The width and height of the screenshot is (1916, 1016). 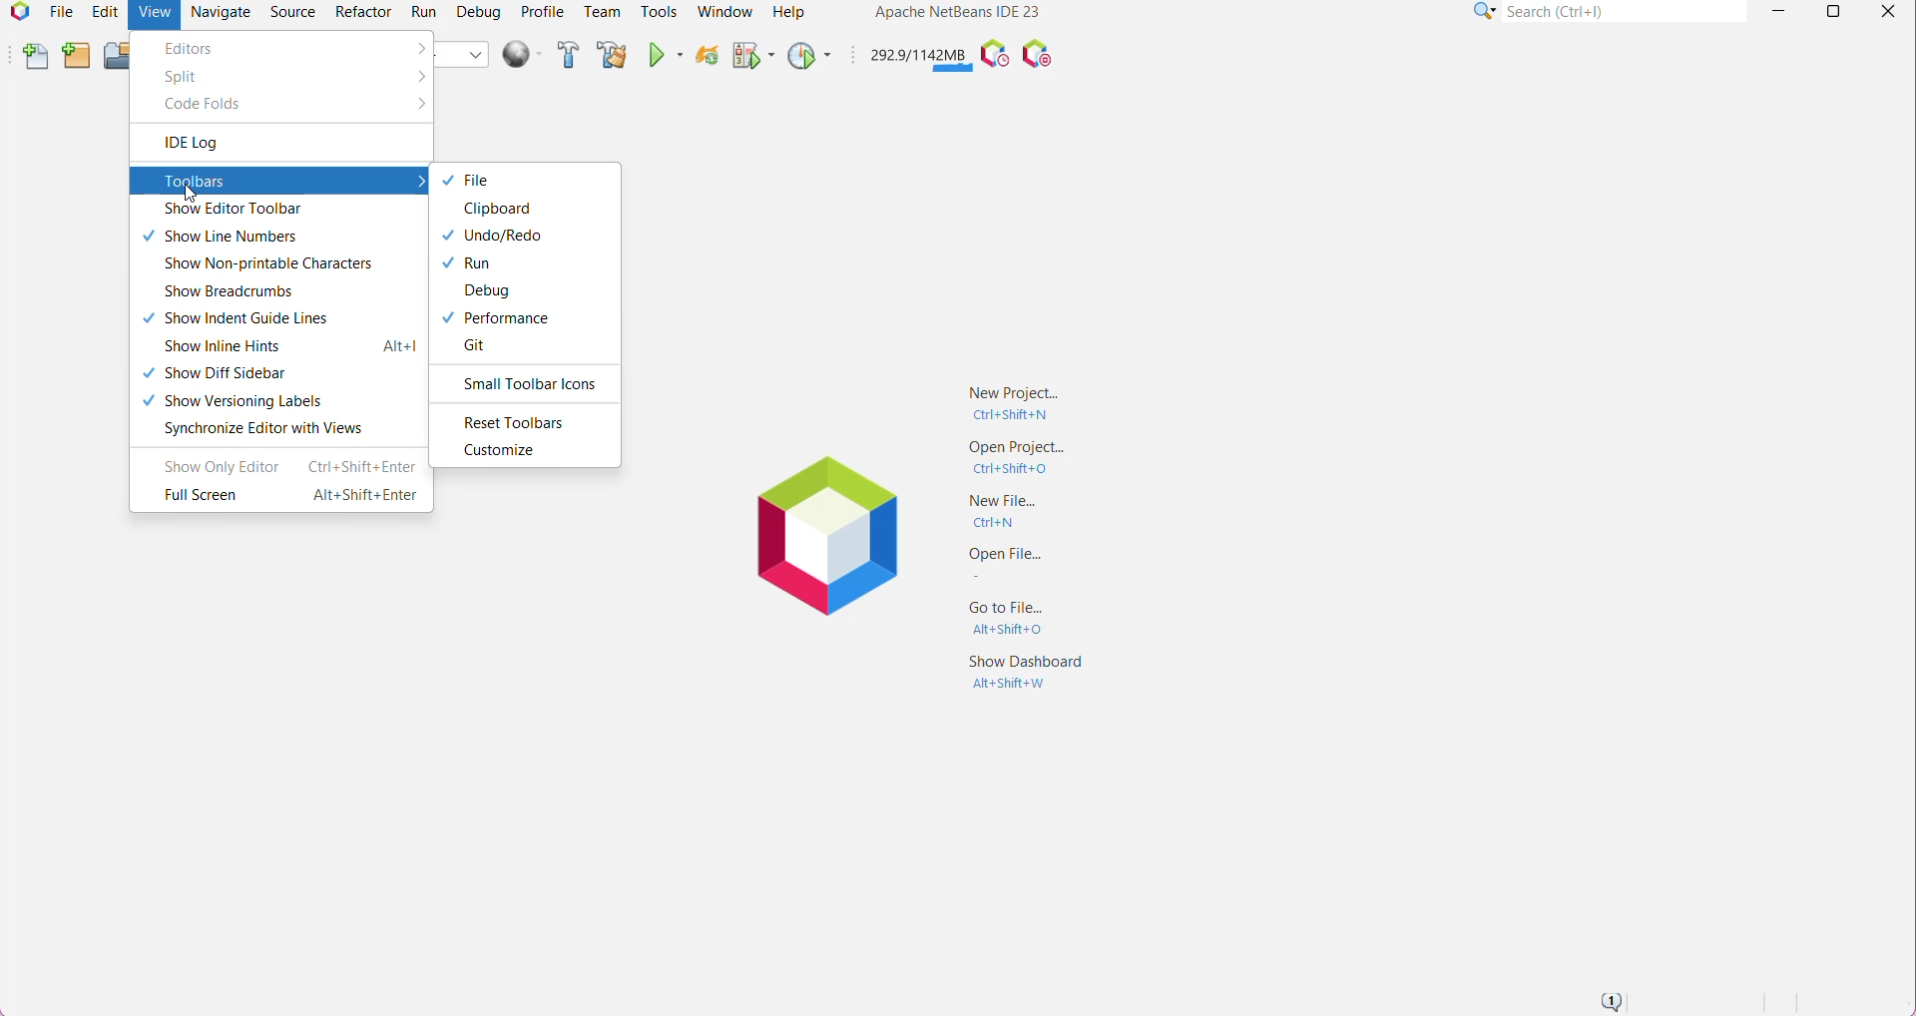 What do you see at coordinates (791, 12) in the screenshot?
I see `Help` at bounding box center [791, 12].